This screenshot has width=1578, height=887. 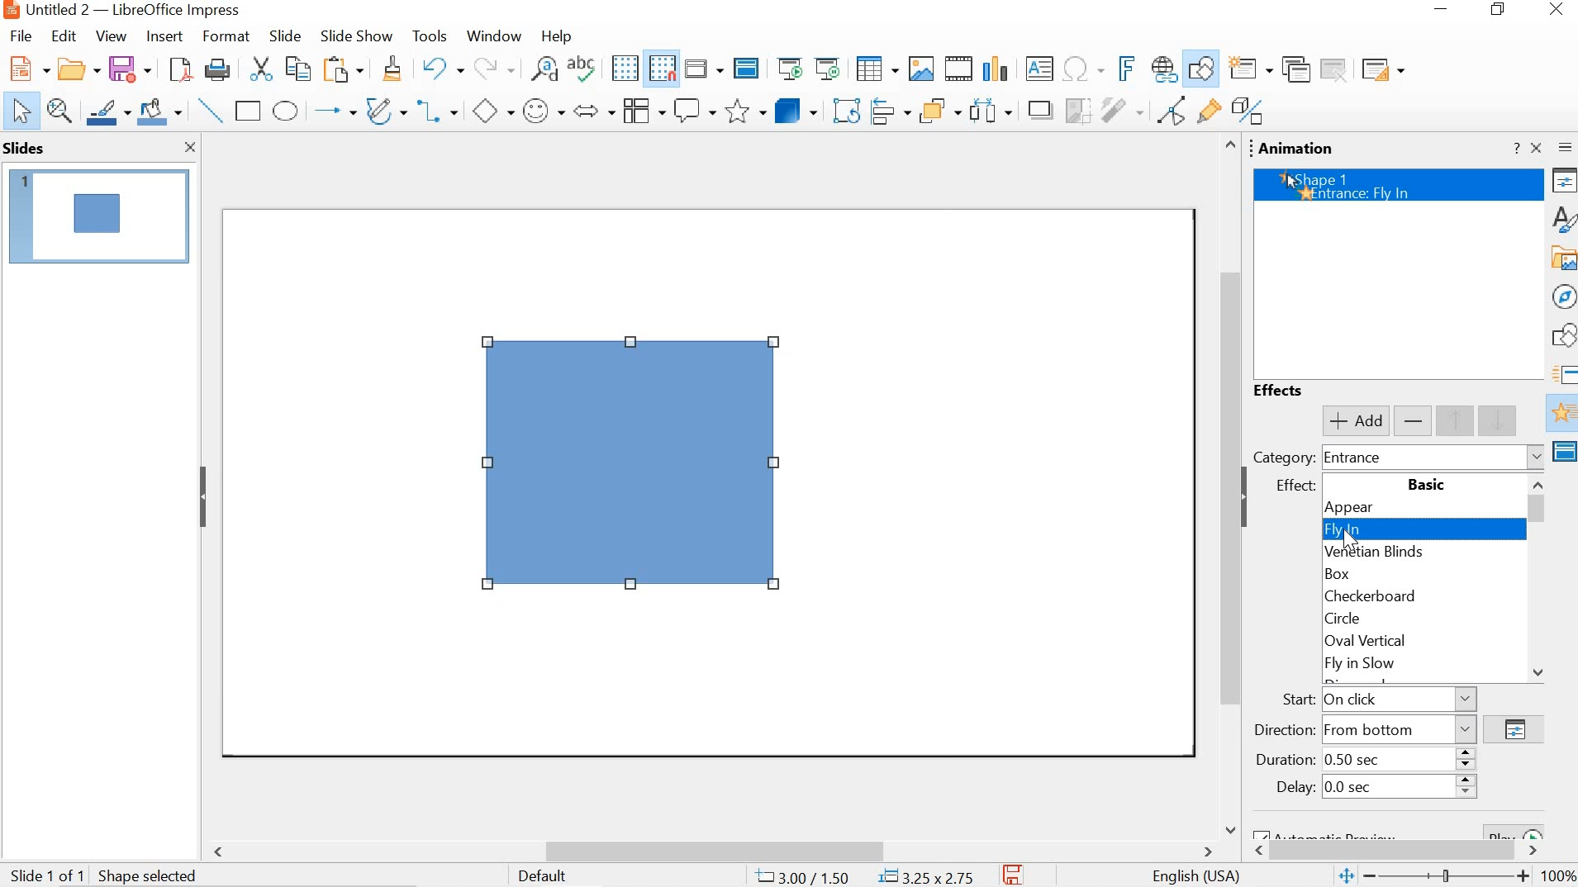 I want to click on zoom & pan, so click(x=58, y=109).